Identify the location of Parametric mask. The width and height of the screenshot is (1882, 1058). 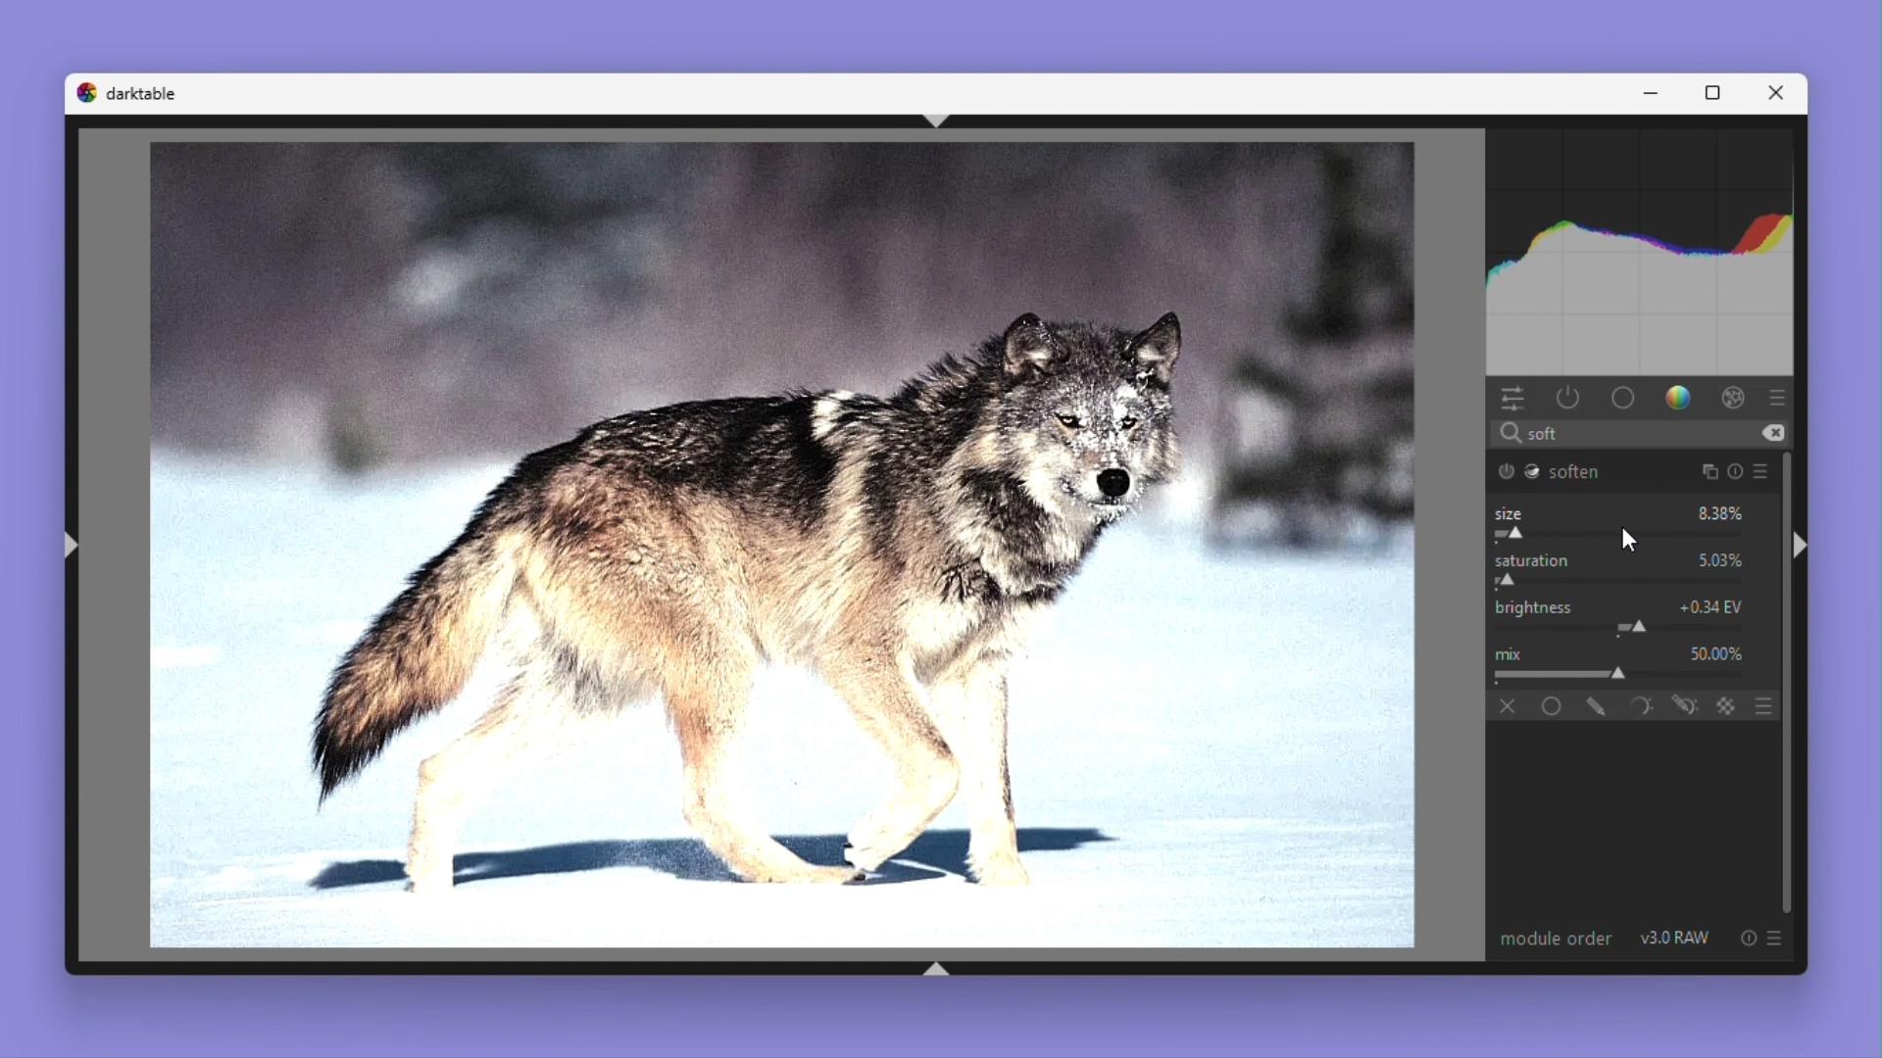
(1638, 705).